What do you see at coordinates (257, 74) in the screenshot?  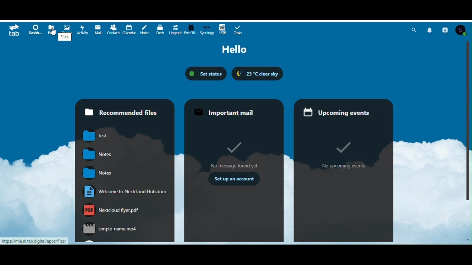 I see `Weather` at bounding box center [257, 74].